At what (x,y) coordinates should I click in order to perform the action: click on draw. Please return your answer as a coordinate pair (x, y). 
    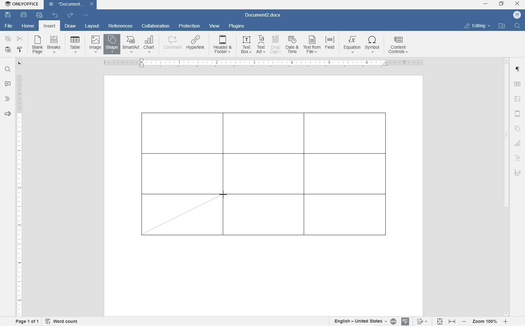
    Looking at the image, I should click on (70, 26).